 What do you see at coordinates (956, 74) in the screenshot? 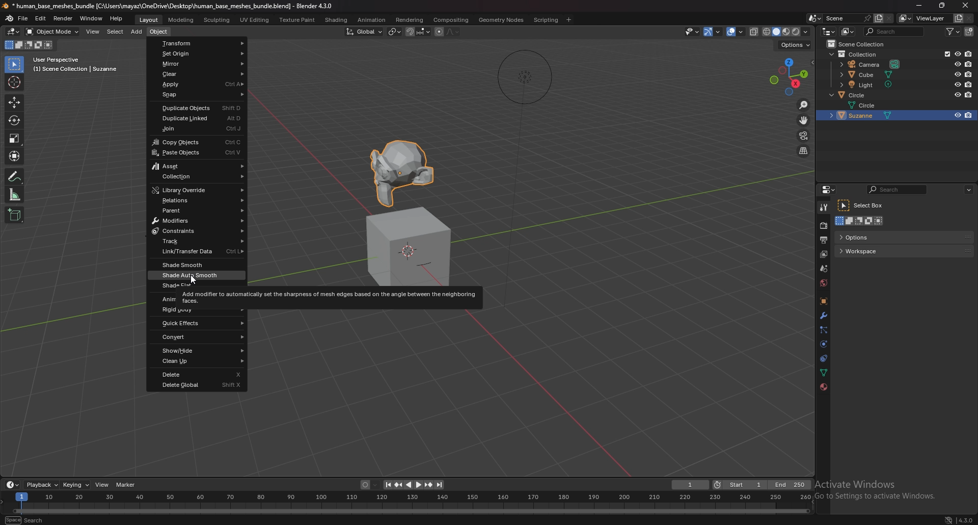
I see `hide in viewport` at bounding box center [956, 74].